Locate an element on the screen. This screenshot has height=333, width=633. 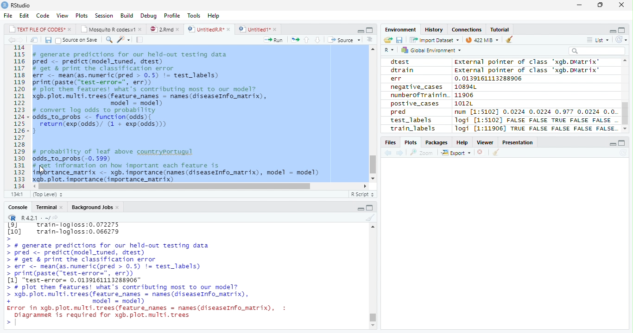
View is located at coordinates (62, 16).